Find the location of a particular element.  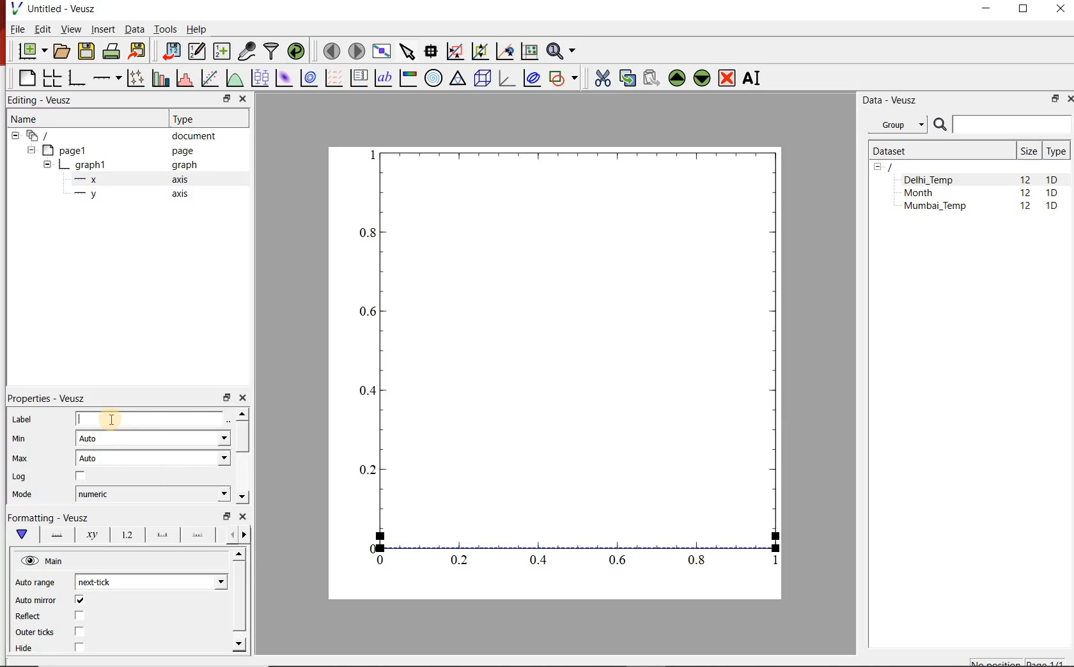

import data into Veusz is located at coordinates (170, 52).